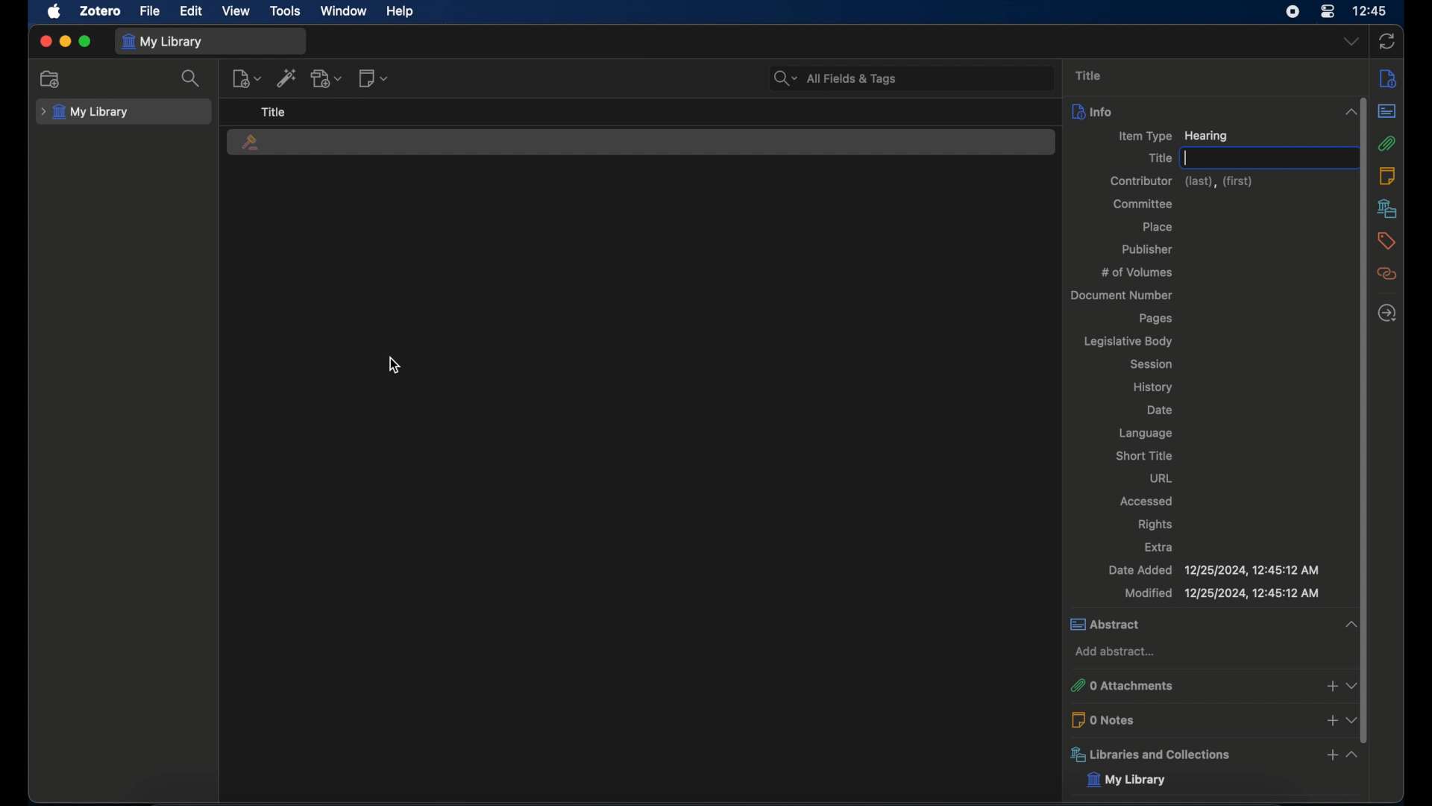 The height and width of the screenshot is (806, 1432). What do you see at coordinates (1388, 110) in the screenshot?
I see `abstract` at bounding box center [1388, 110].